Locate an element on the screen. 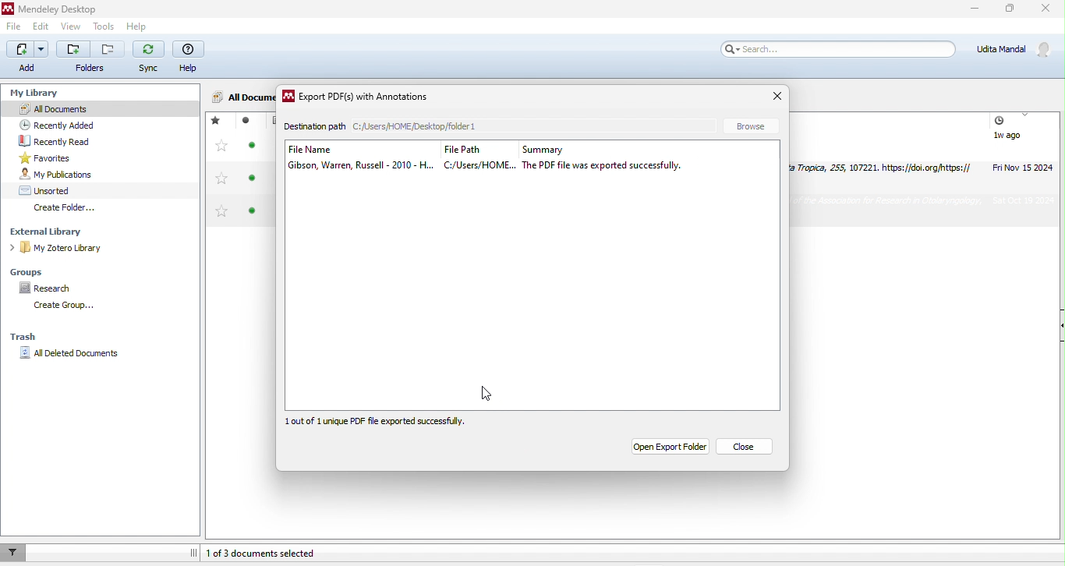  my library is located at coordinates (41, 94).